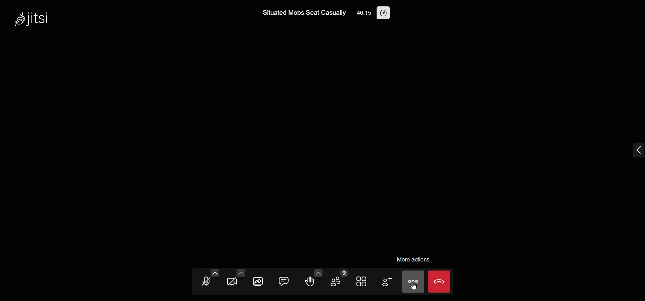 This screenshot has width=645, height=301. I want to click on 46:15, so click(364, 13).